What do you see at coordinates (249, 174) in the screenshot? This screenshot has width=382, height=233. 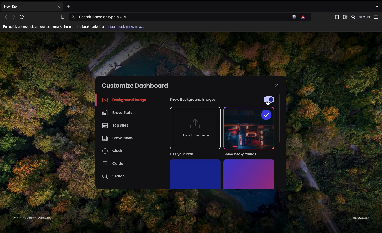 I see `Gradients` at bounding box center [249, 174].